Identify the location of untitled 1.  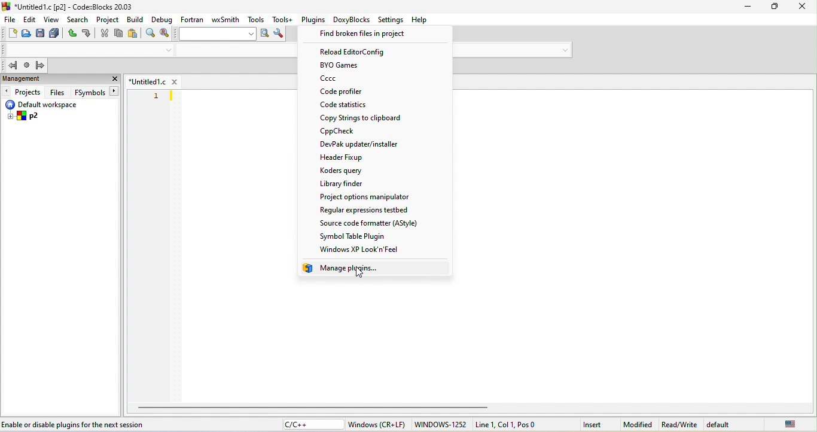
(154, 81).